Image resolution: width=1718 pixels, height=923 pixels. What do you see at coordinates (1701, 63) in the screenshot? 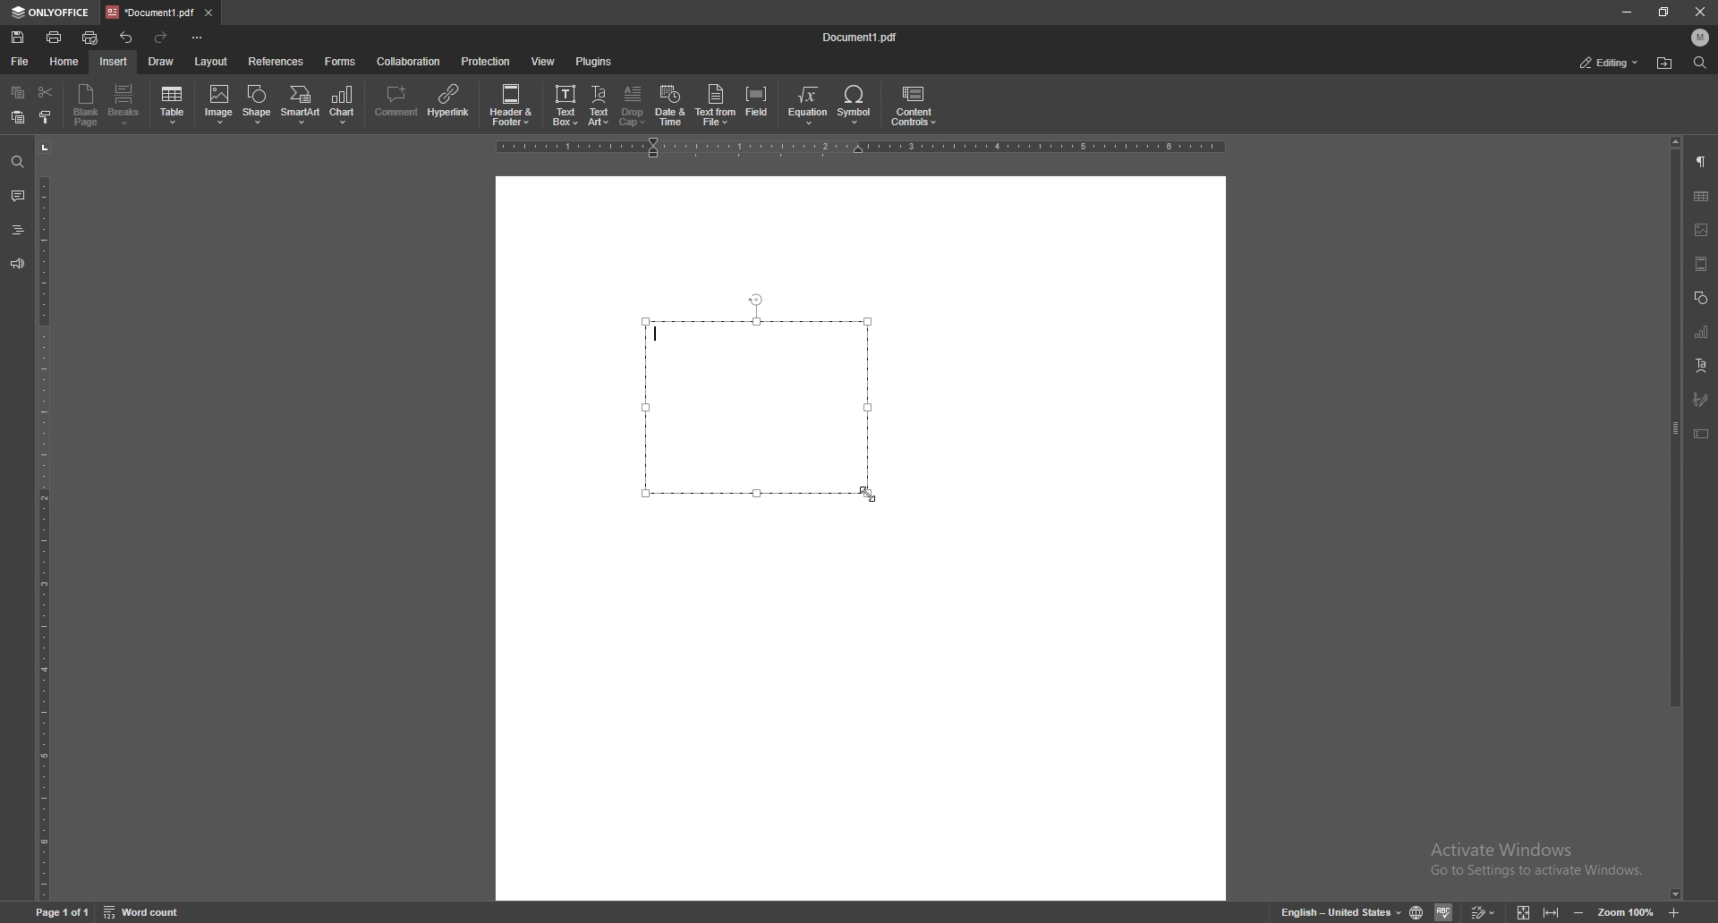
I see `find` at bounding box center [1701, 63].